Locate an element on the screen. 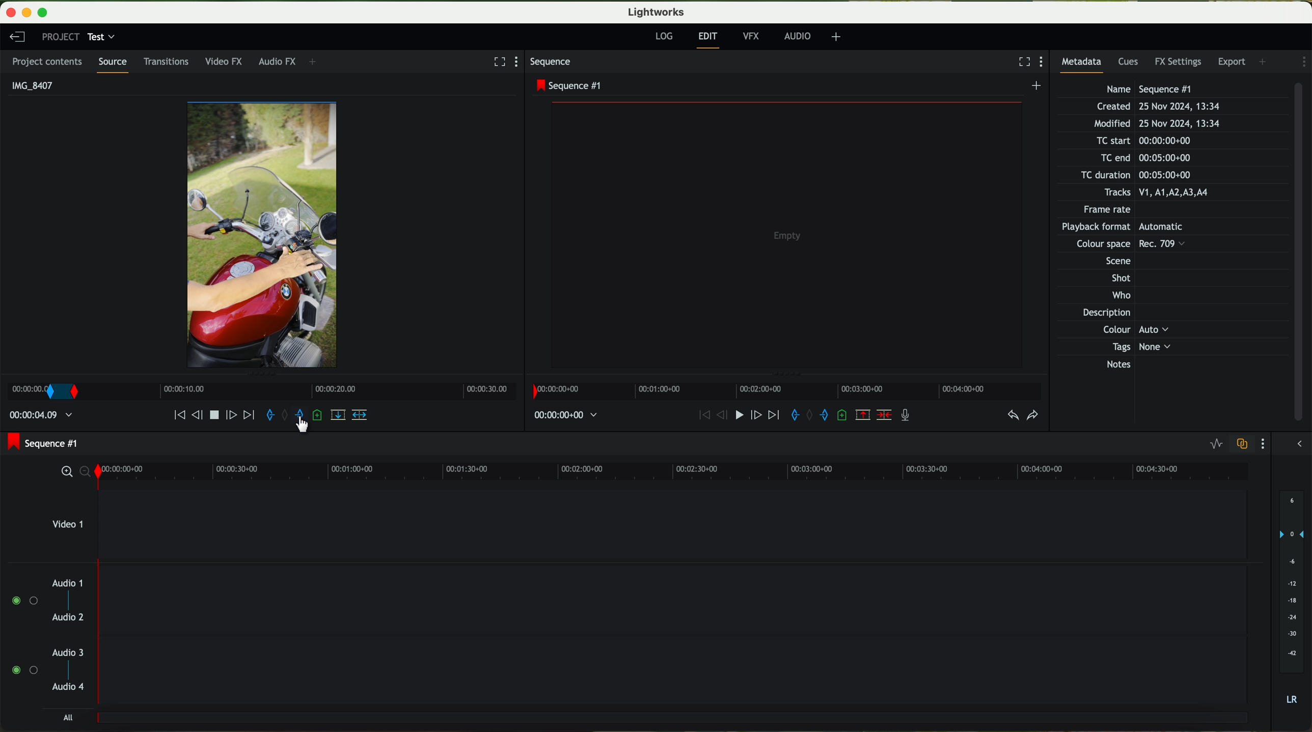 The width and height of the screenshot is (1312, 732). IMG_8407 is located at coordinates (30, 85).